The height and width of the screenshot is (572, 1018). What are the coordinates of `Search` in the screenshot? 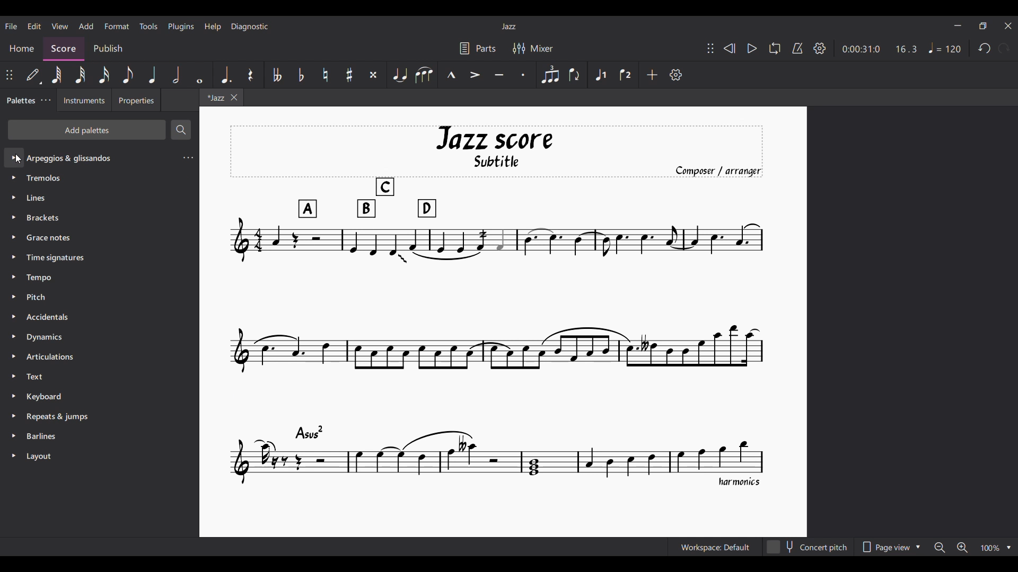 It's located at (181, 130).